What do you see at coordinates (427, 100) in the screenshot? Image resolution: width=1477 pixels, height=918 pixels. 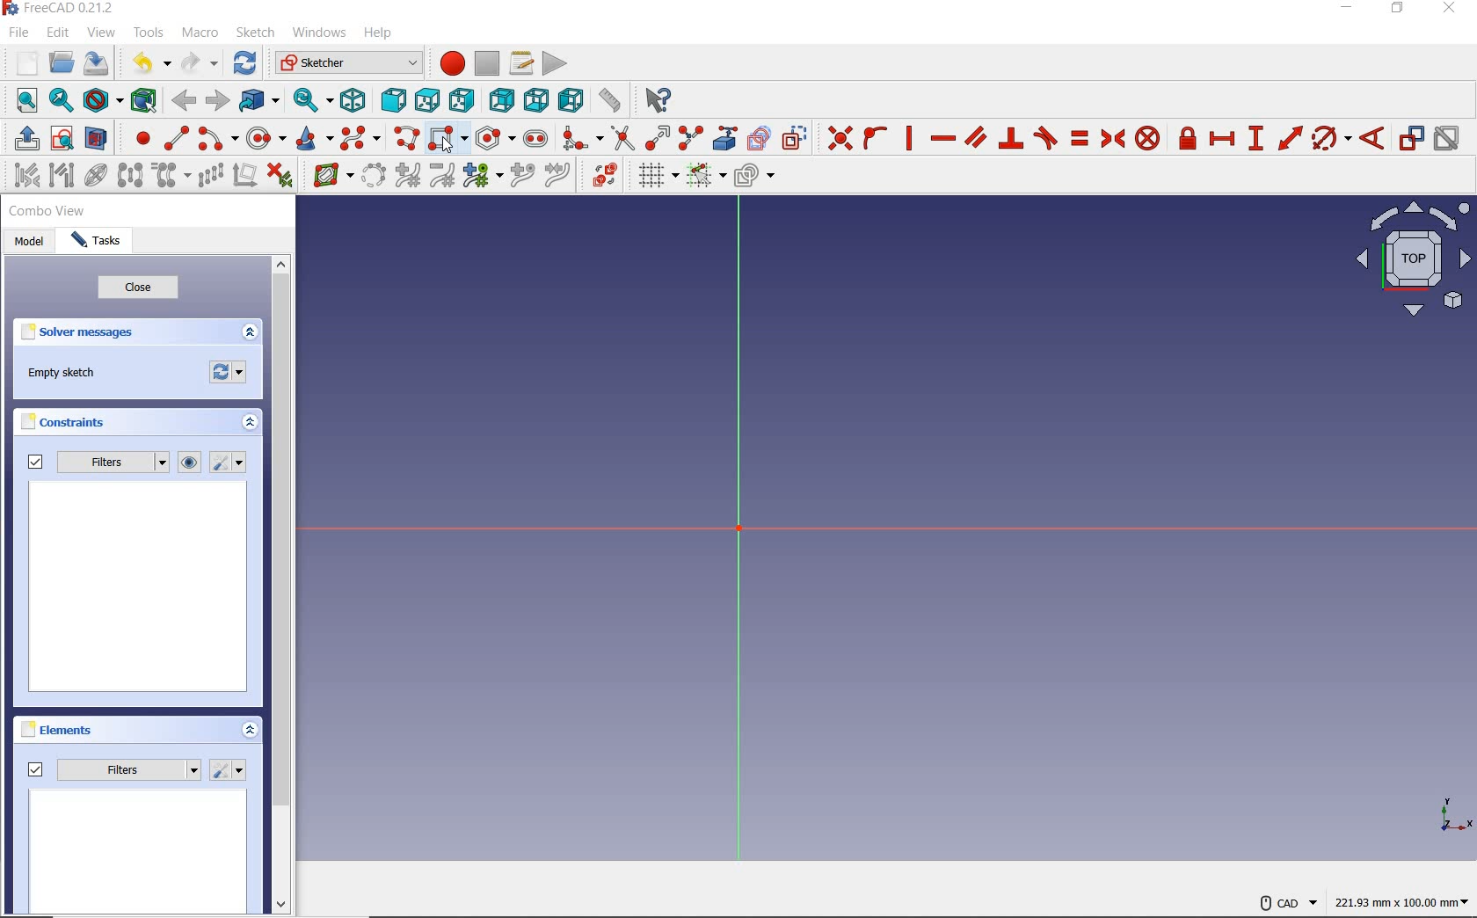 I see `top` at bounding box center [427, 100].